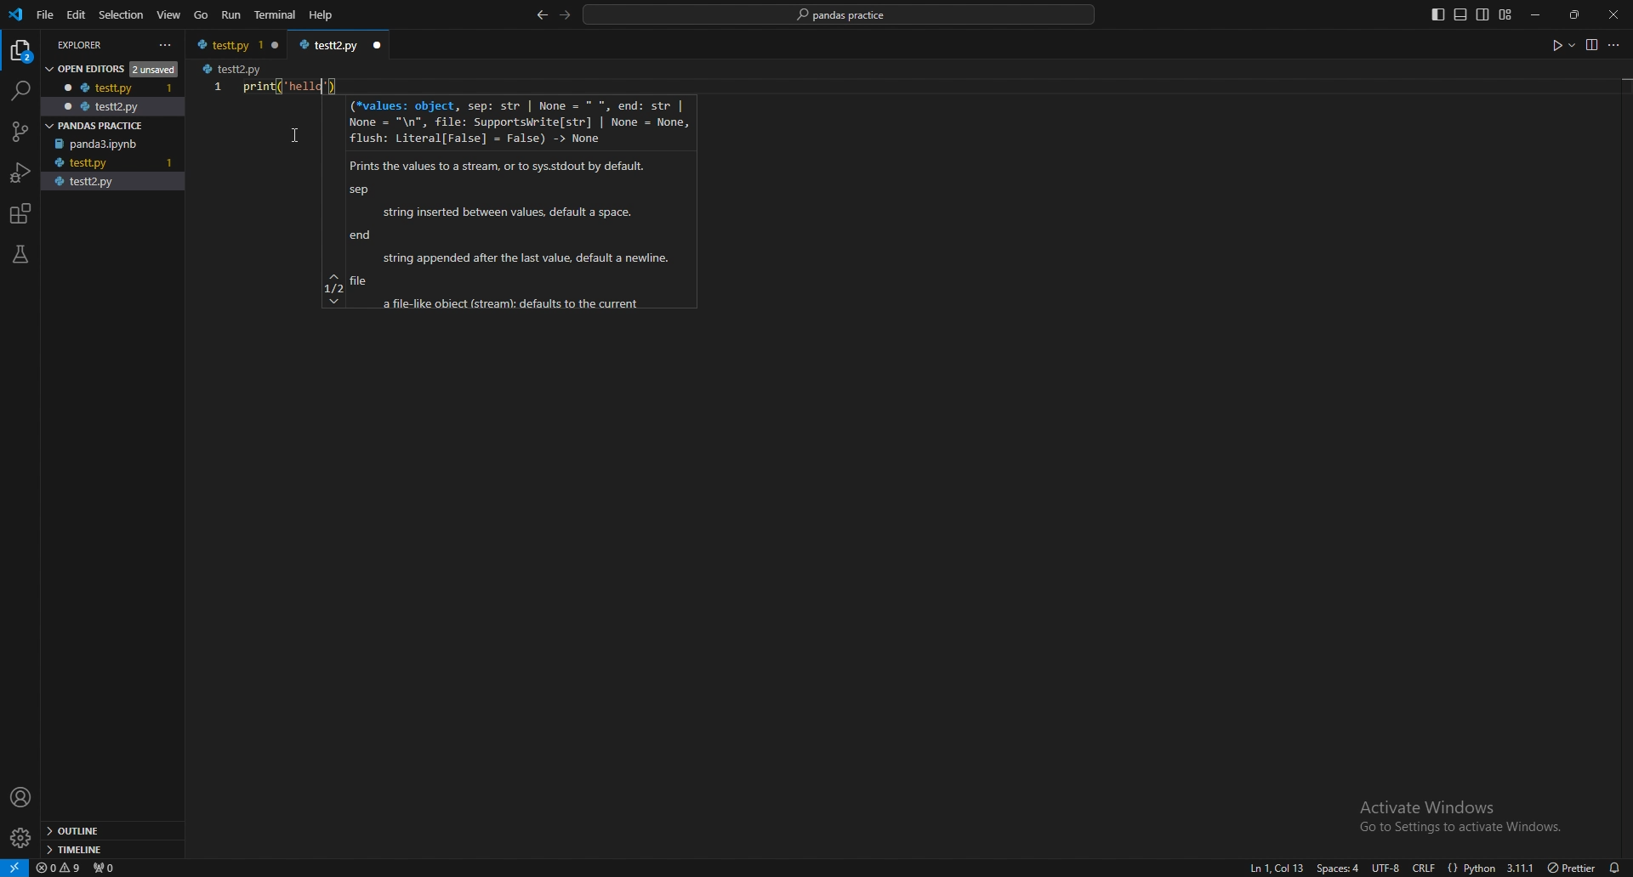 This screenshot has height=877, width=1633. Describe the element at coordinates (1425, 867) in the screenshot. I see `crlf` at that location.